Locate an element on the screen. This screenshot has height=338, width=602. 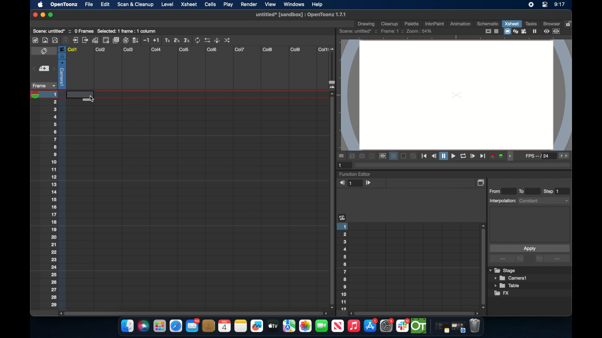
cells is located at coordinates (210, 4).